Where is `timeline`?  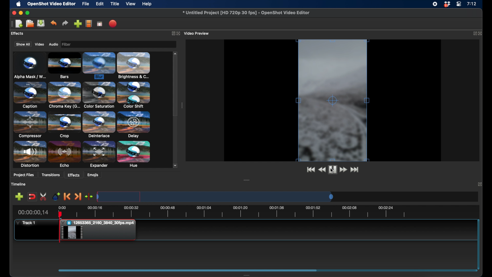
timeline is located at coordinates (239, 213).